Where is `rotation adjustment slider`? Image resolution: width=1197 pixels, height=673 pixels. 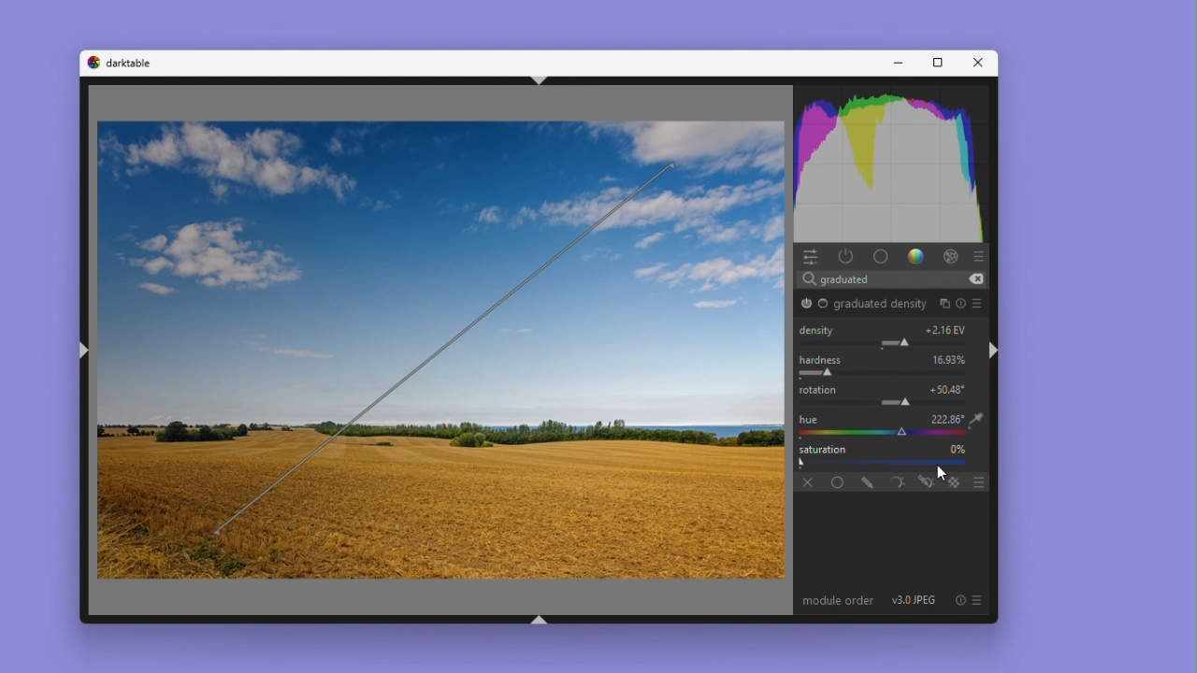
rotation adjustment slider is located at coordinates (896, 402).